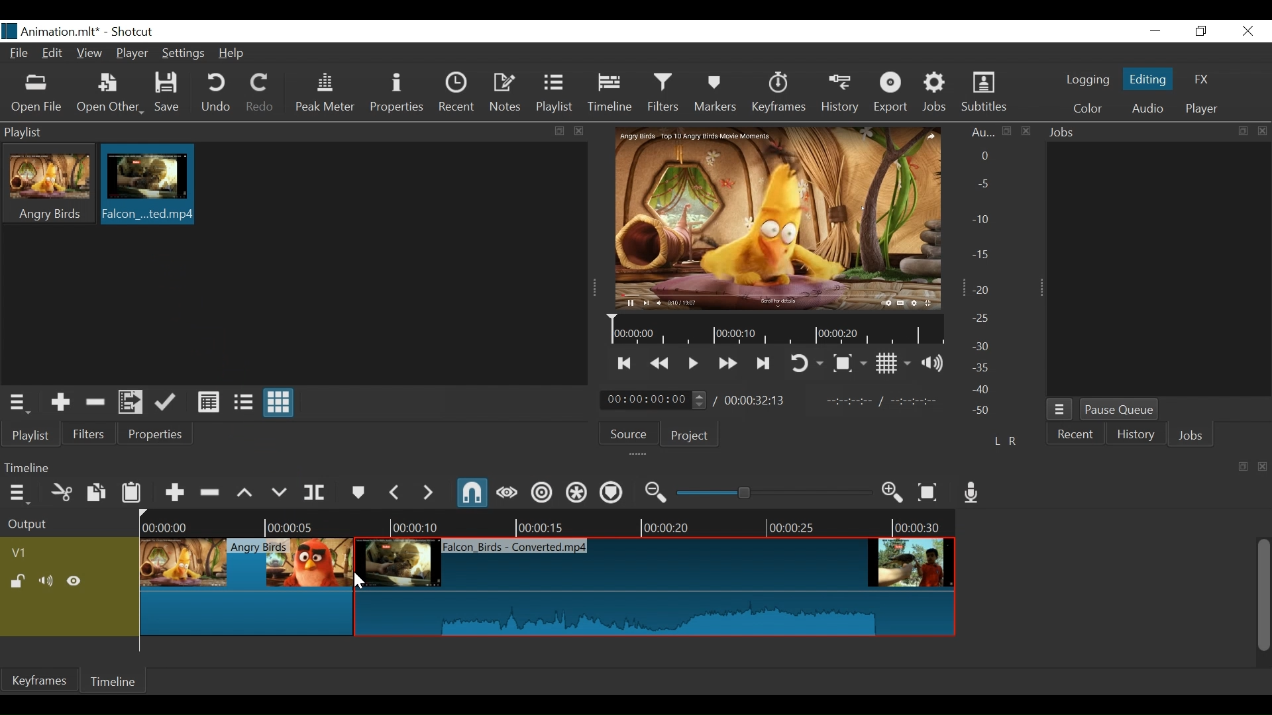  What do you see at coordinates (246, 587) in the screenshot?
I see `Clip` at bounding box center [246, 587].